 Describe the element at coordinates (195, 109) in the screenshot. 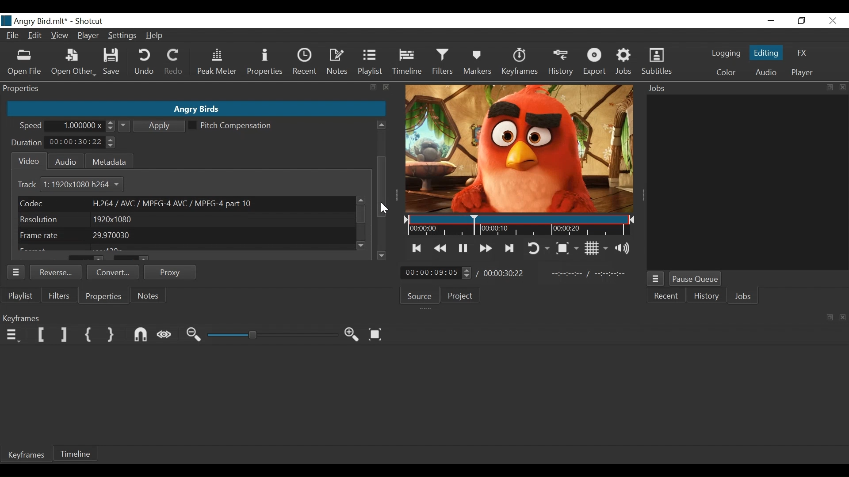

I see `Clip Name` at that location.